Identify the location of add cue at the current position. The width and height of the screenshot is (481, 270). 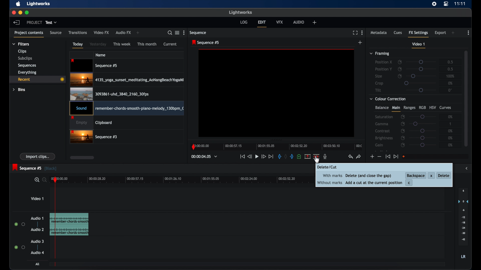
(299, 156).